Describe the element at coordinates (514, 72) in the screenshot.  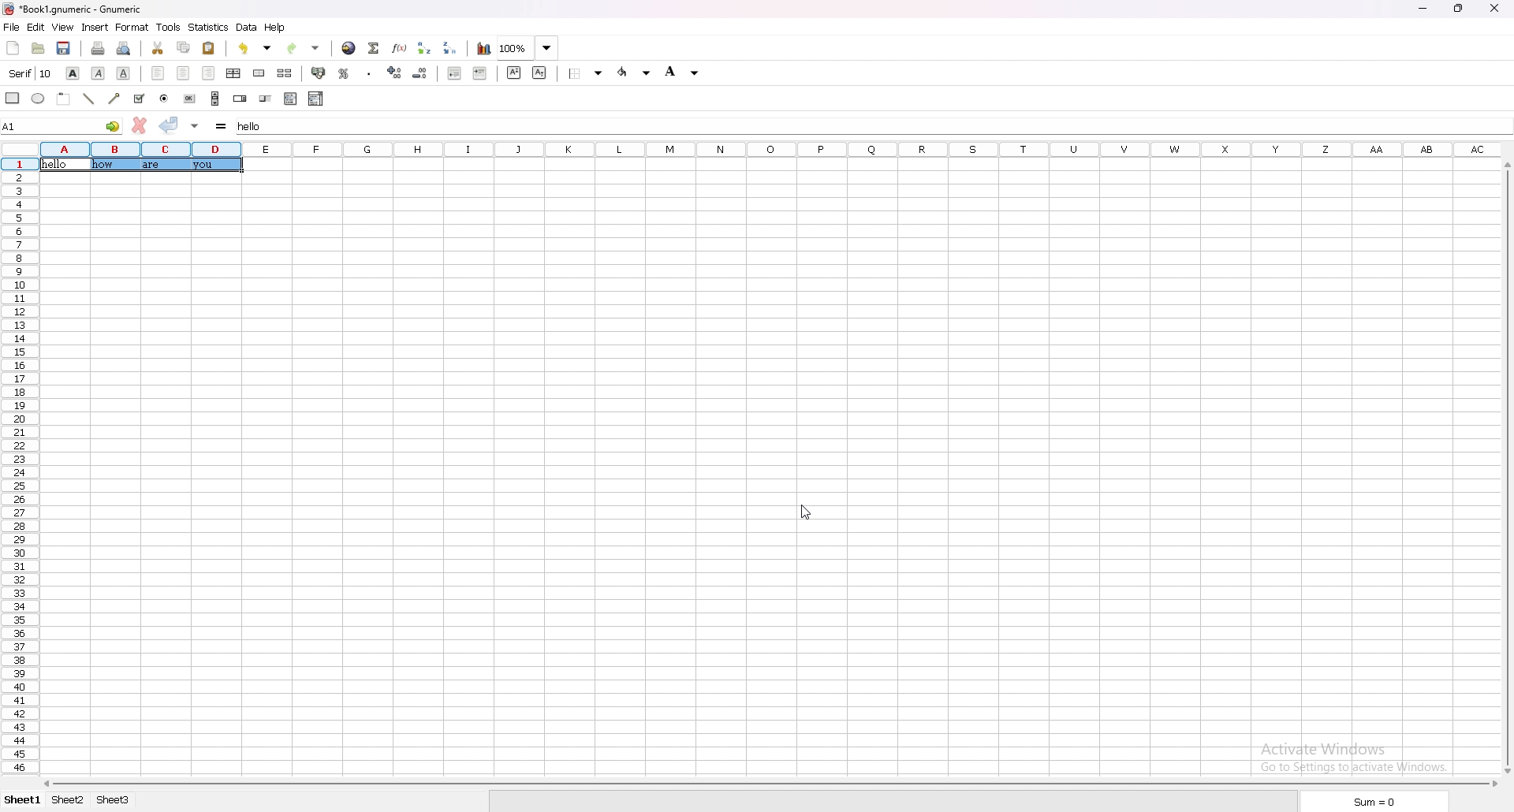
I see `superscript` at that location.